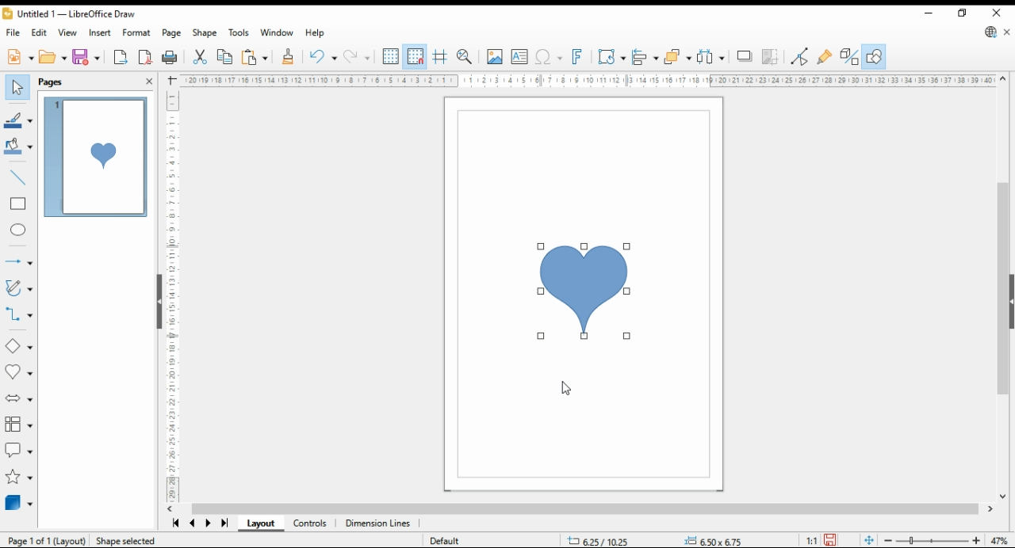 This screenshot has width=1015, height=548. What do you see at coordinates (446, 537) in the screenshot?
I see `Default` at bounding box center [446, 537].